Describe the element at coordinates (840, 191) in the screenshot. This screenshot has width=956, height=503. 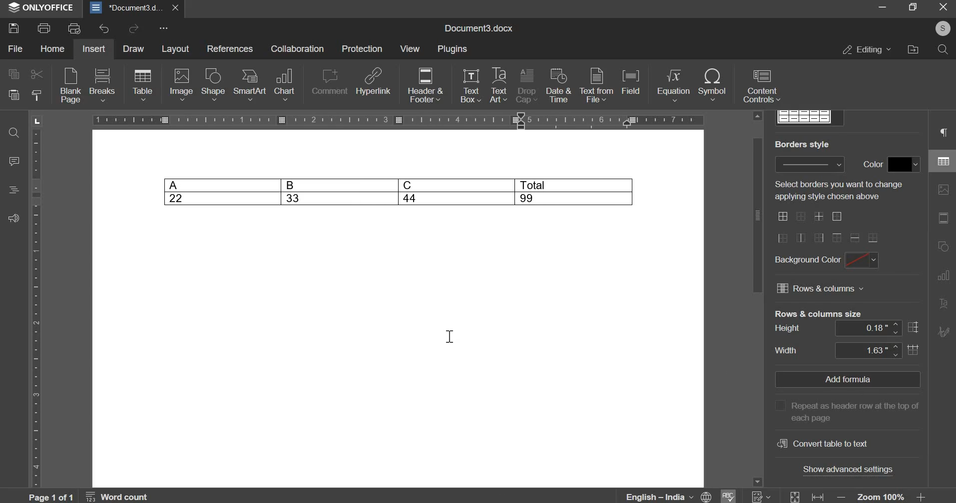
I see `Select borders you want to change
applying style chosen above` at that location.